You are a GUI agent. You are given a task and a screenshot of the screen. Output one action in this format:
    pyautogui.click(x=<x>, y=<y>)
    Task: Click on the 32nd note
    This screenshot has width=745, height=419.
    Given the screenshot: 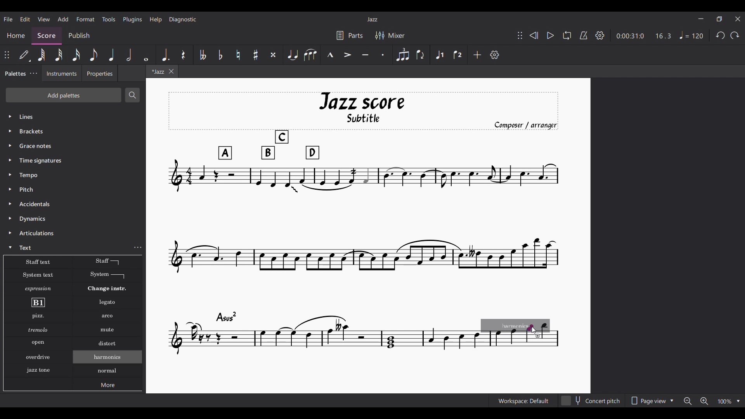 What is the action you would take?
    pyautogui.click(x=58, y=55)
    